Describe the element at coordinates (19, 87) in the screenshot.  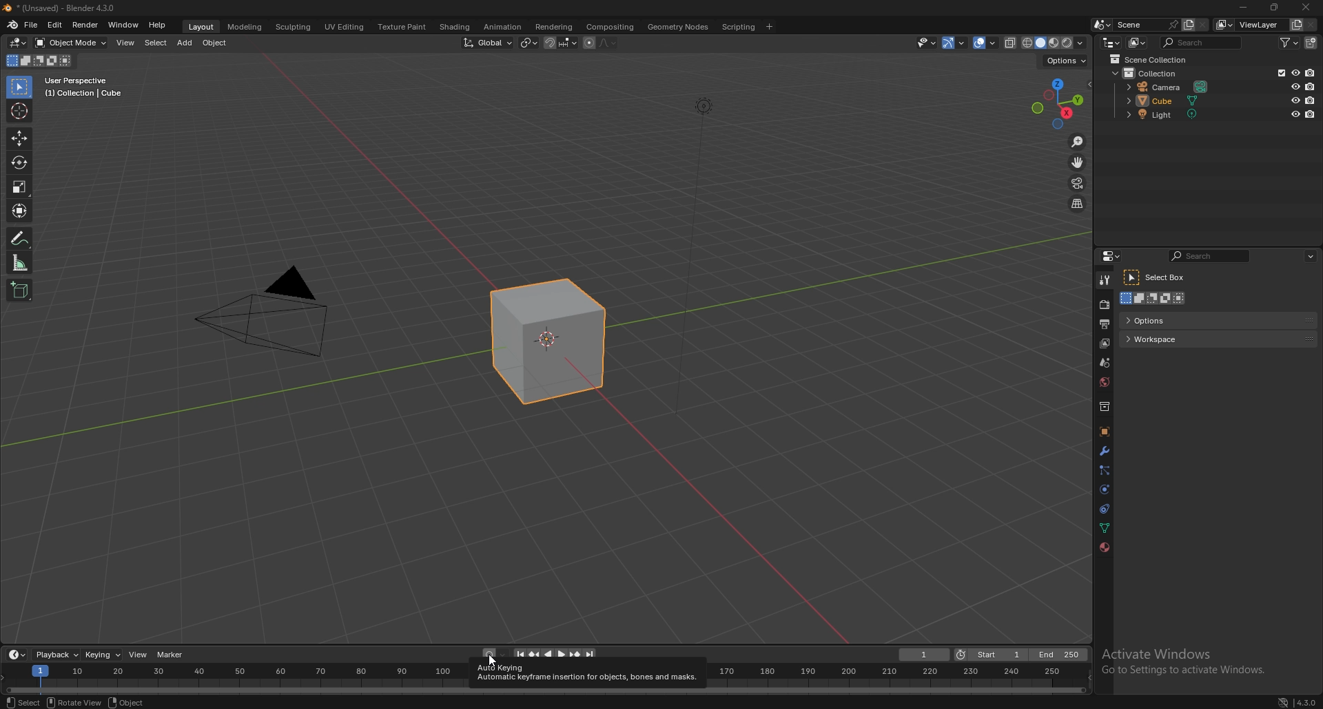
I see `selector` at that location.